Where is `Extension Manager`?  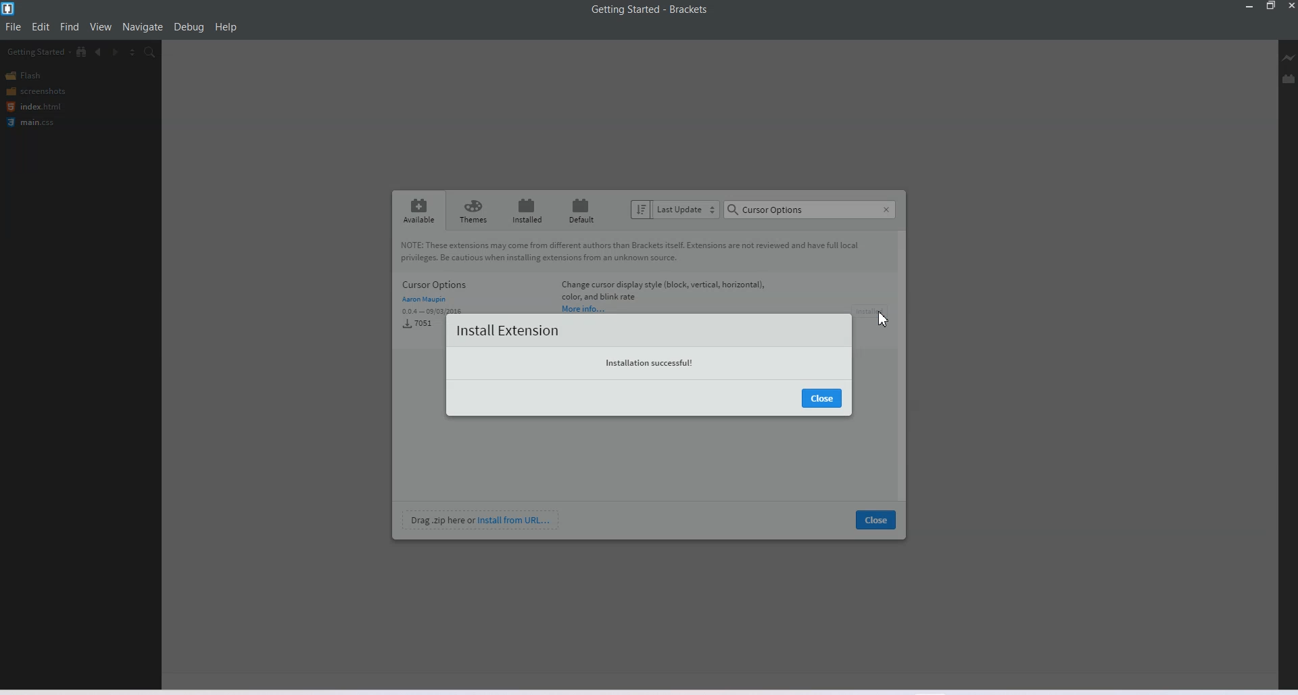 Extension Manager is located at coordinates (1289, 78).